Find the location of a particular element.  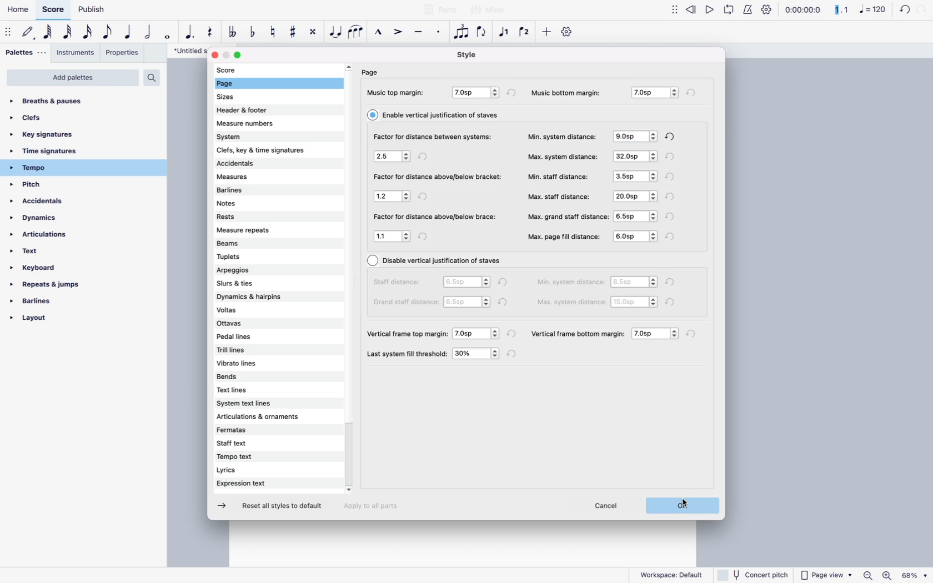

min staff distance is located at coordinates (559, 176).